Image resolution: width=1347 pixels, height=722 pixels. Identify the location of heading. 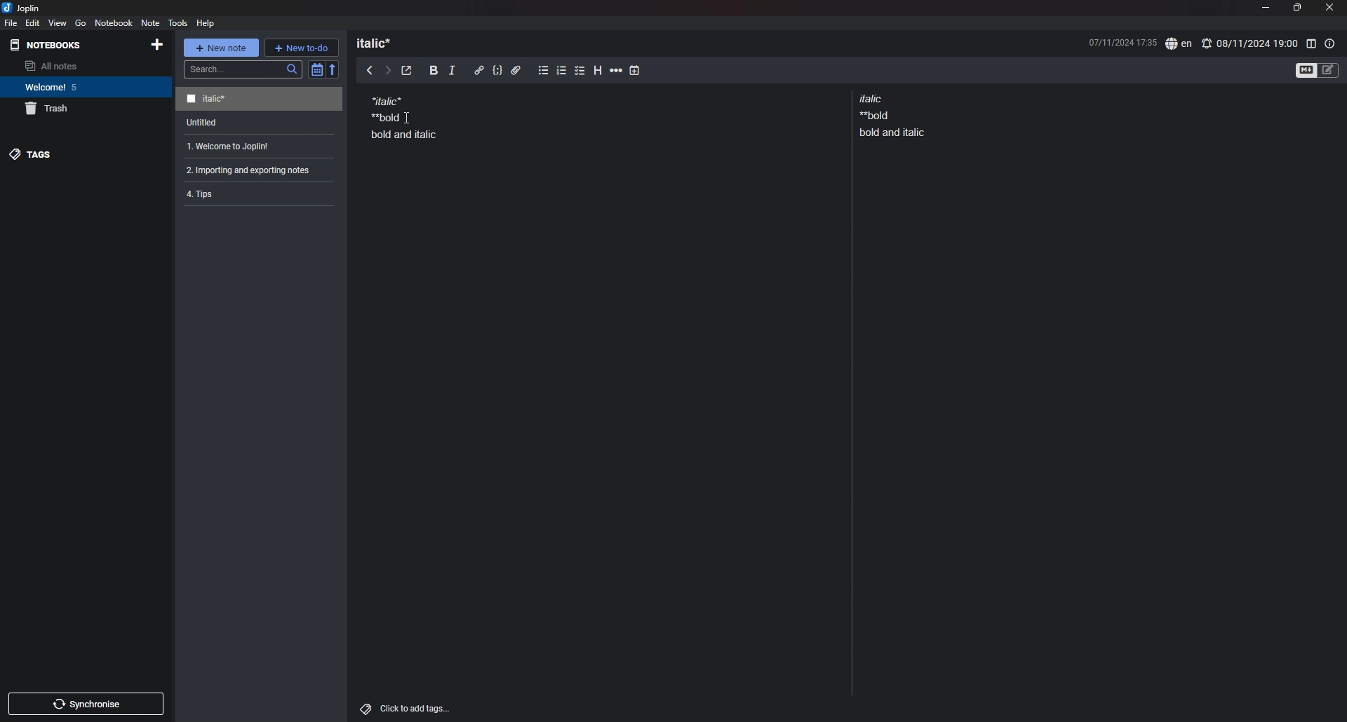
(380, 43).